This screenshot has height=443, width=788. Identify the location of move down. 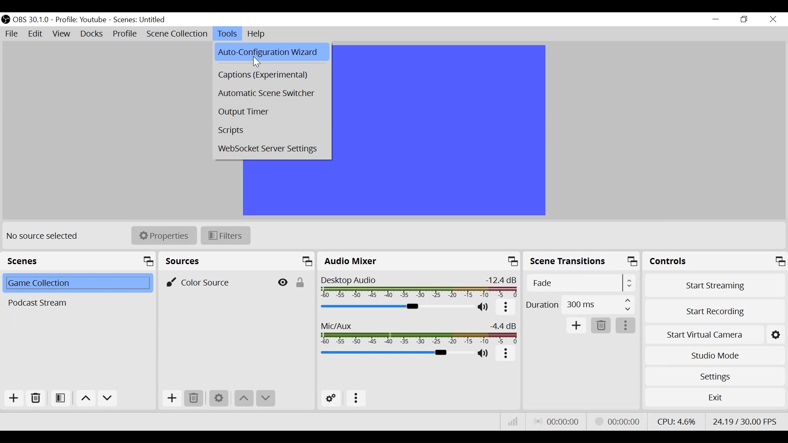
(266, 399).